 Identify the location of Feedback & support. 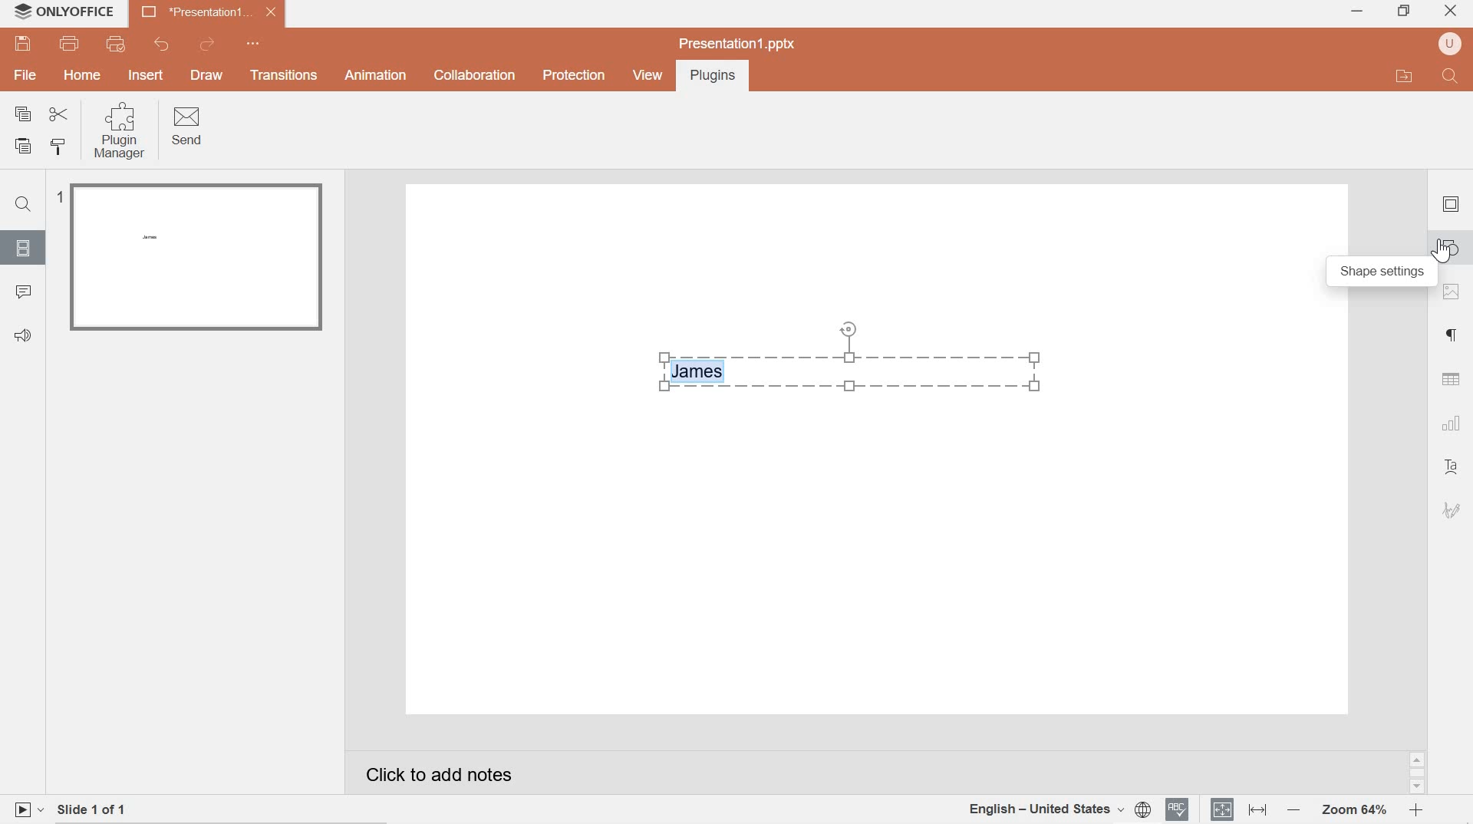
(23, 335).